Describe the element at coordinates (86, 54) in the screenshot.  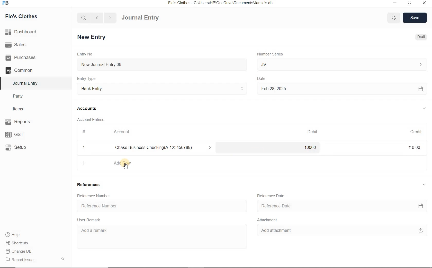
I see `Entry No` at that location.